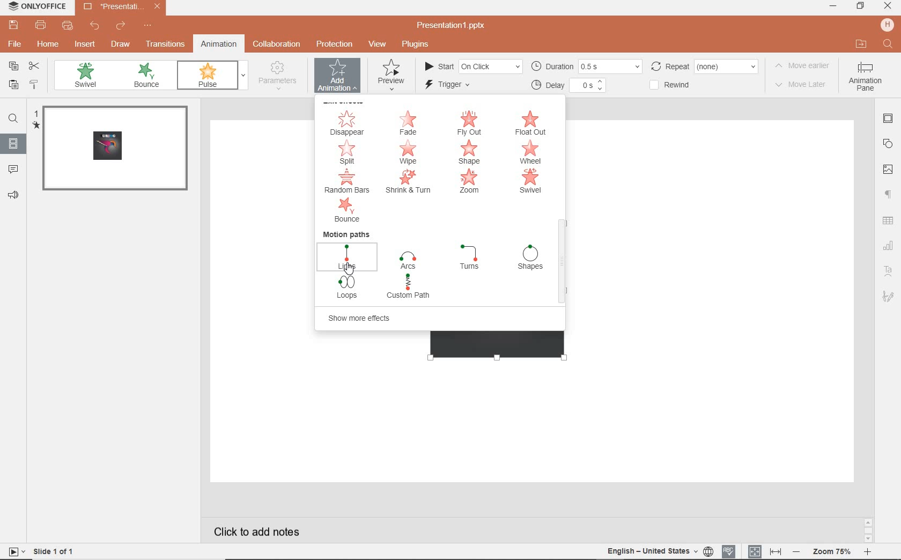  Describe the element at coordinates (245, 75) in the screenshot. I see `expand` at that location.